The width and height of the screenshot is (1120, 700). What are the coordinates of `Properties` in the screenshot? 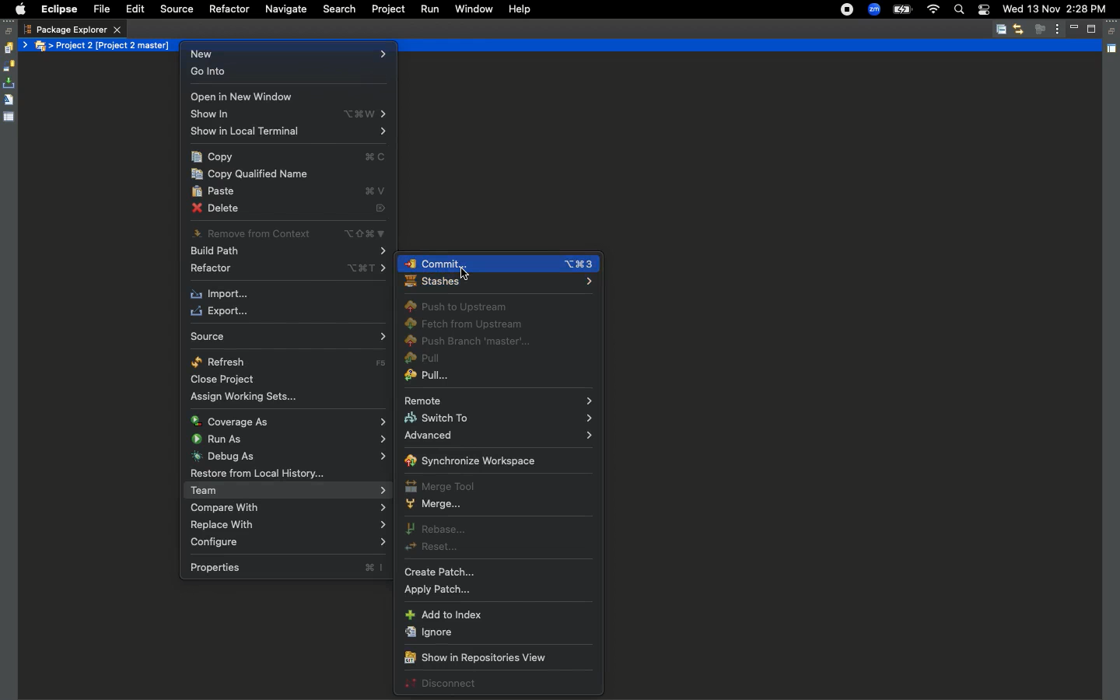 It's located at (288, 568).